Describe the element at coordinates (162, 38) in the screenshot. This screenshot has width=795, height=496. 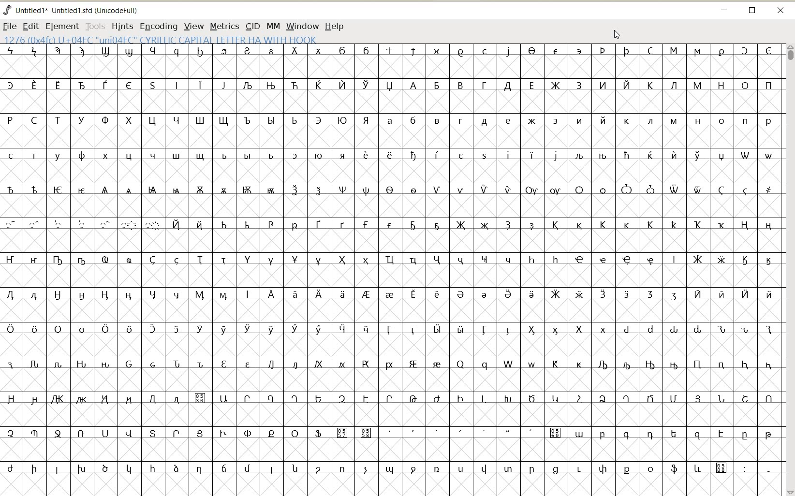
I see `GLYPHY INFO` at that location.